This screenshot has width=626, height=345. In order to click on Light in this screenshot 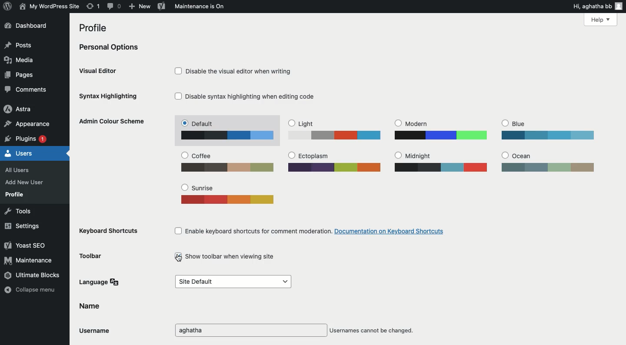, I will do `click(335, 130)`.